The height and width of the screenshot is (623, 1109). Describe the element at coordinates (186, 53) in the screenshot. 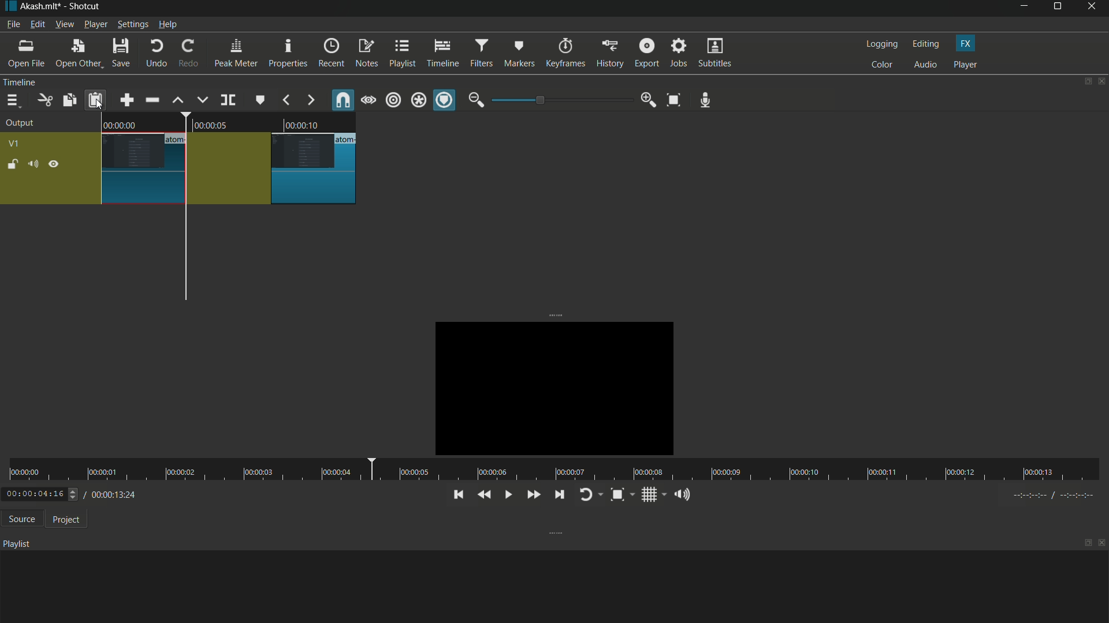

I see `redo` at that location.